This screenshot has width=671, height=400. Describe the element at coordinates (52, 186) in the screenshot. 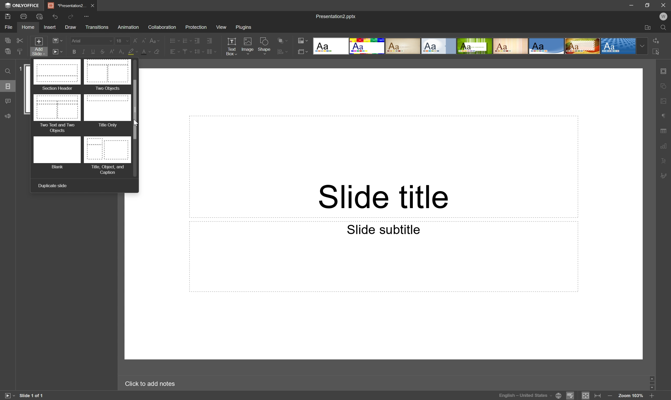

I see `Duplicate slide` at that location.